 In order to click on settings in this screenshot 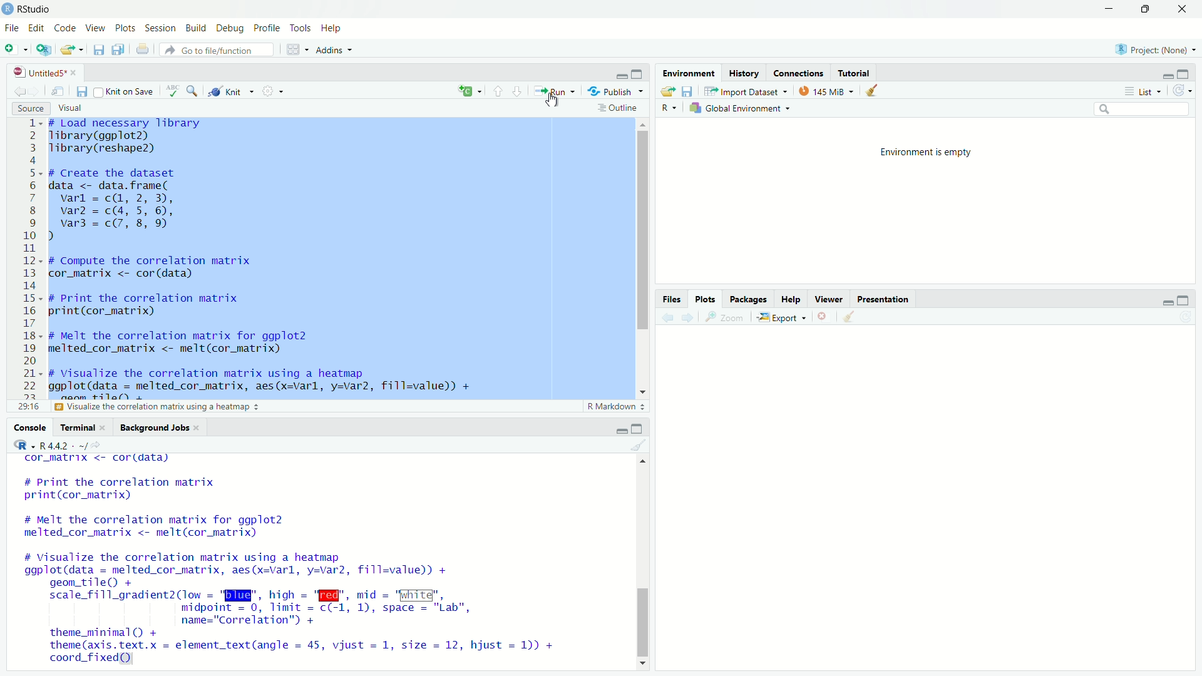, I will do `click(272, 91)`.